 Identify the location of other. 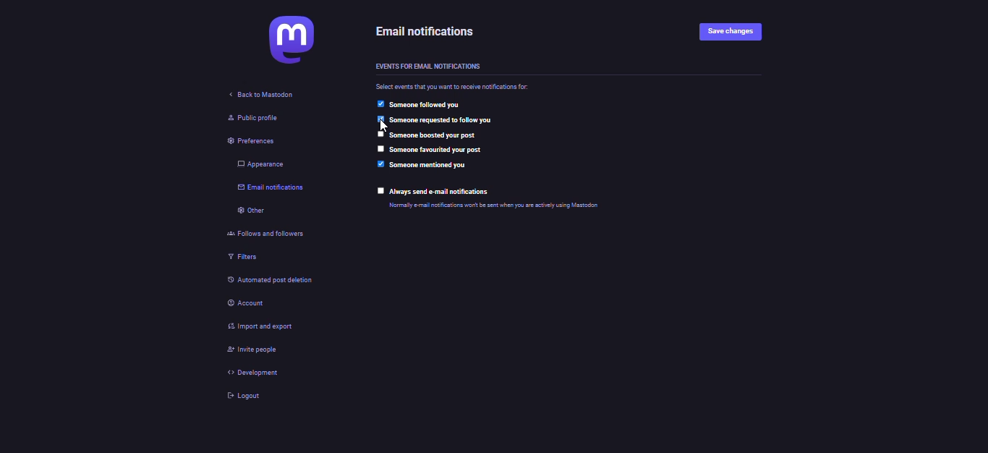
(245, 213).